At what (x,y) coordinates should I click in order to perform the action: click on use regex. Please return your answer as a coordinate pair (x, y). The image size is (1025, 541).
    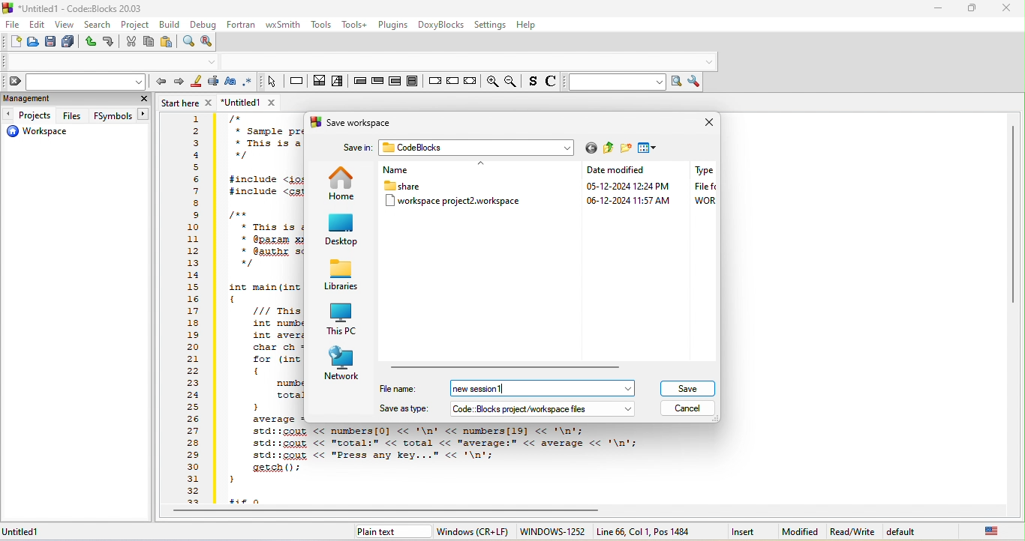
    Looking at the image, I should click on (249, 82).